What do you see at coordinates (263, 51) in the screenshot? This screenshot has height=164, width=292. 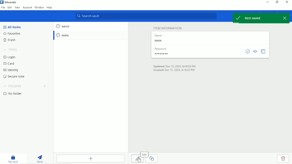 I see `Copy password` at bounding box center [263, 51].